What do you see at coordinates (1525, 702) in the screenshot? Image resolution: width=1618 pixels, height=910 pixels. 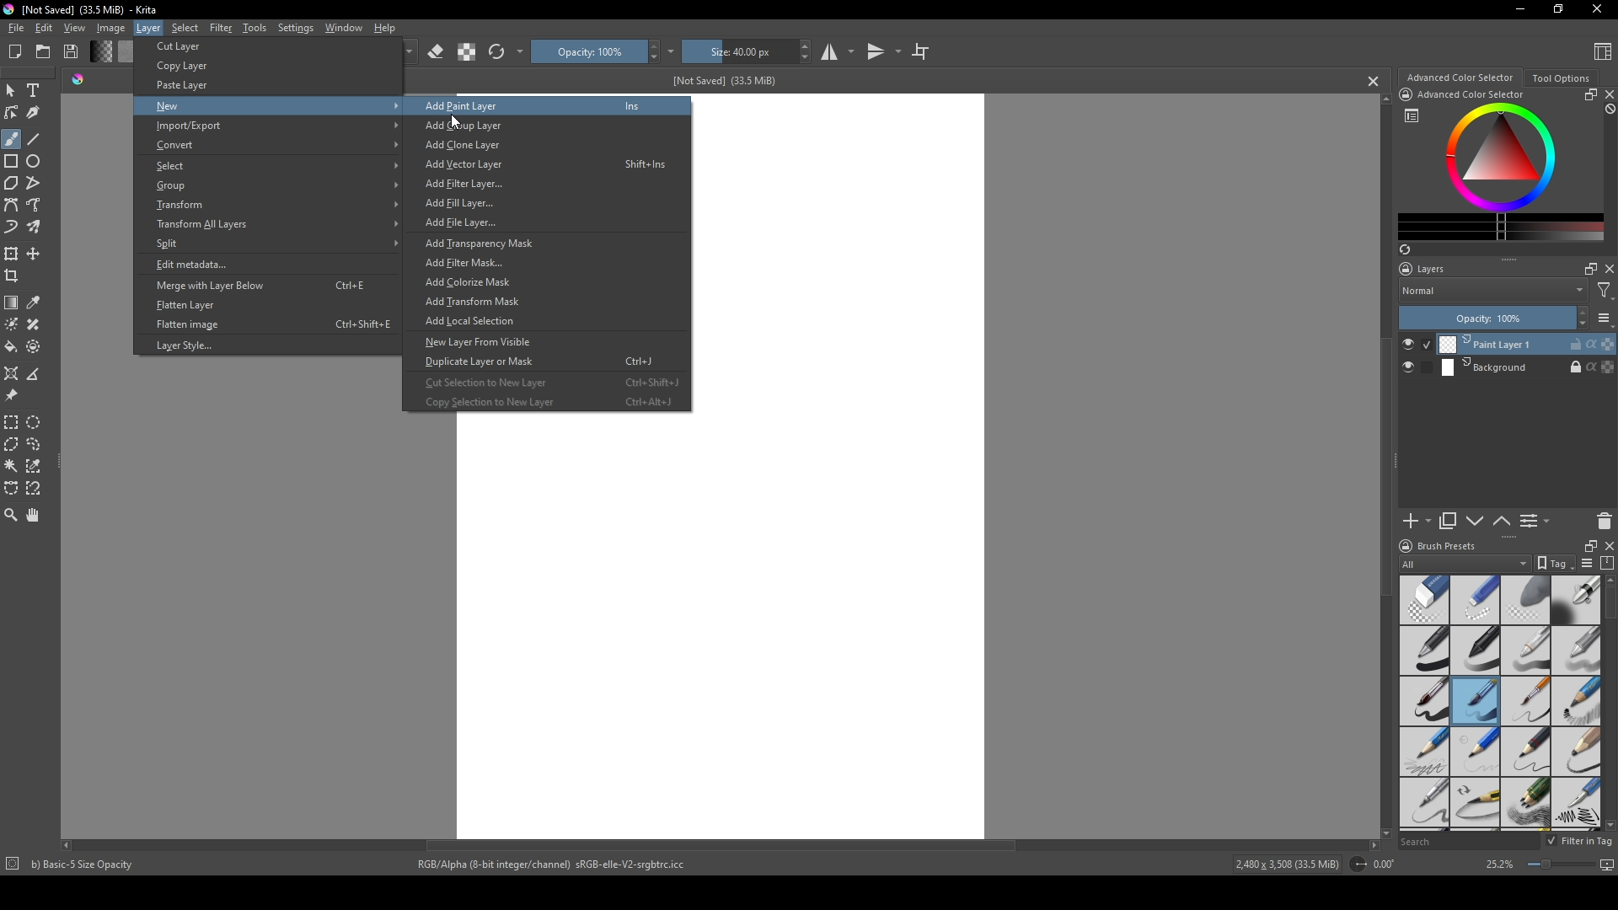 I see `thin brush` at bounding box center [1525, 702].